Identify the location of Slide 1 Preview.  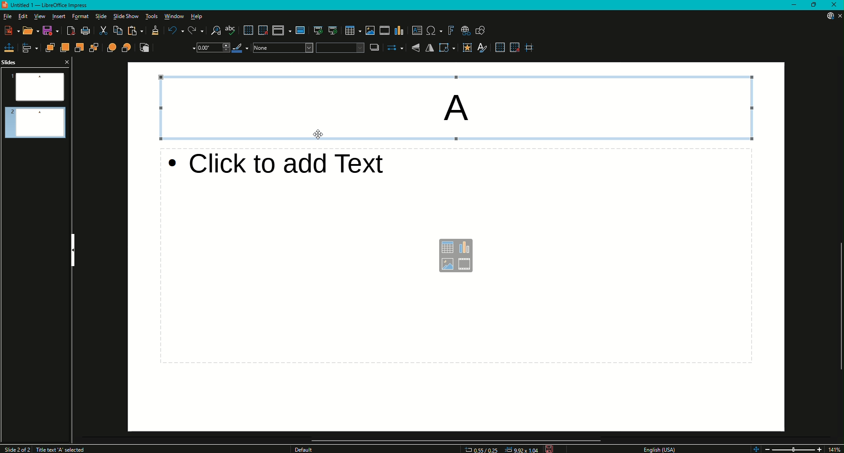
(36, 87).